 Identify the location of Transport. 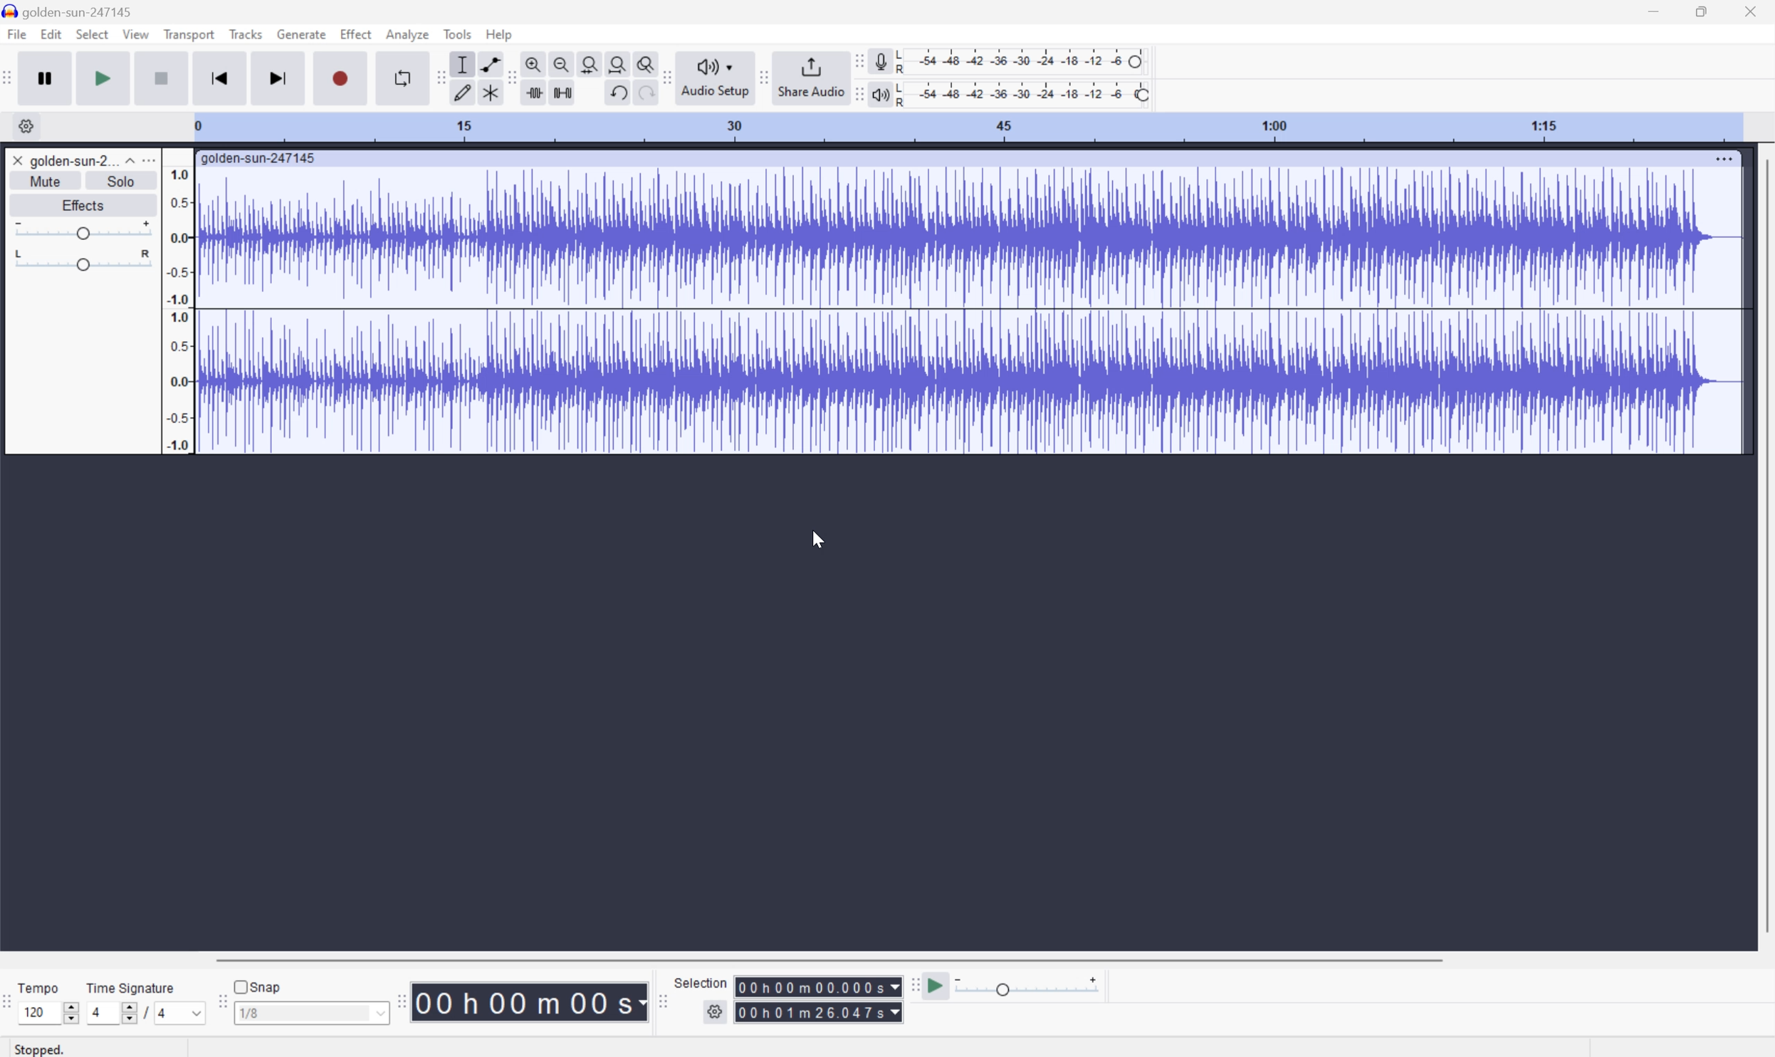
(190, 35).